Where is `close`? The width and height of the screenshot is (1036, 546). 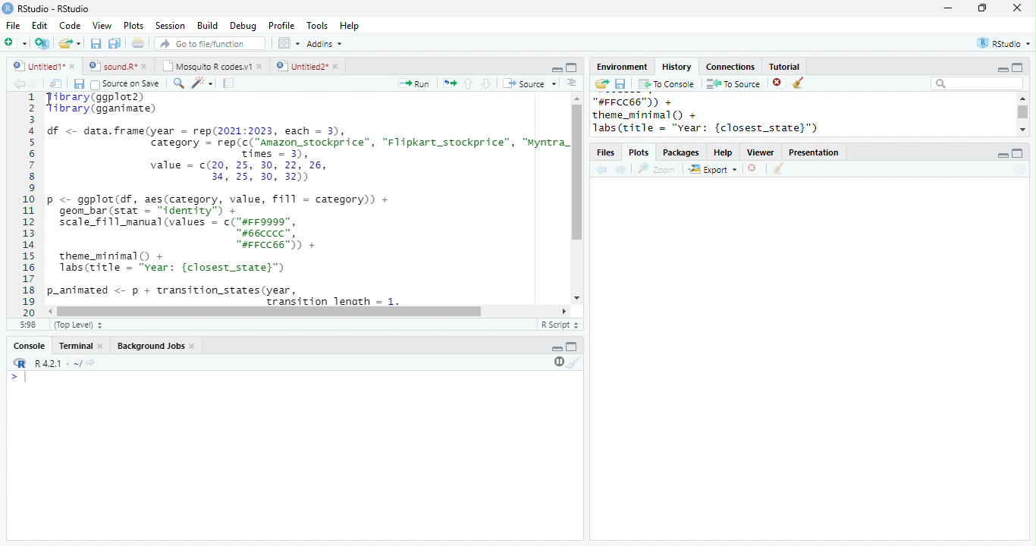 close is located at coordinates (336, 66).